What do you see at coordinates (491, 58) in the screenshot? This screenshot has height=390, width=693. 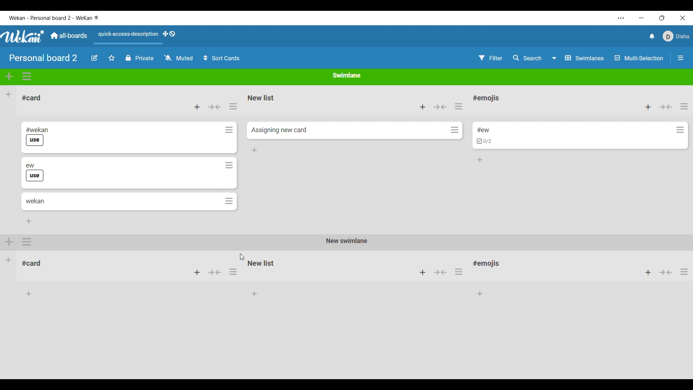 I see `Filter` at bounding box center [491, 58].